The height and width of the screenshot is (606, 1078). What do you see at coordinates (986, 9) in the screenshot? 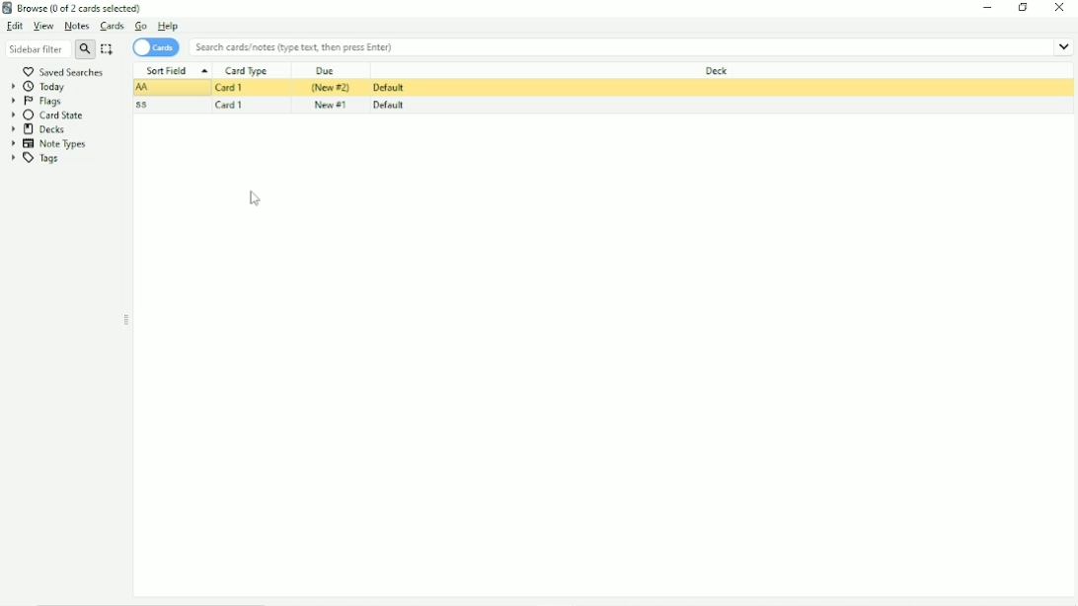
I see `Minimize` at bounding box center [986, 9].